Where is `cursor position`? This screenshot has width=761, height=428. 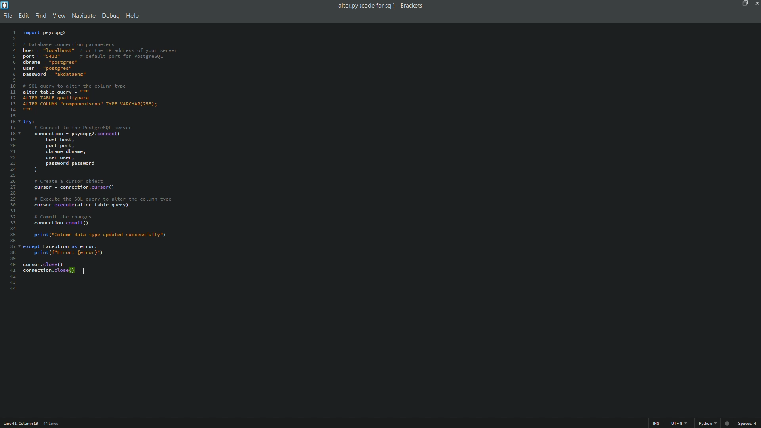 cursor position is located at coordinates (21, 423).